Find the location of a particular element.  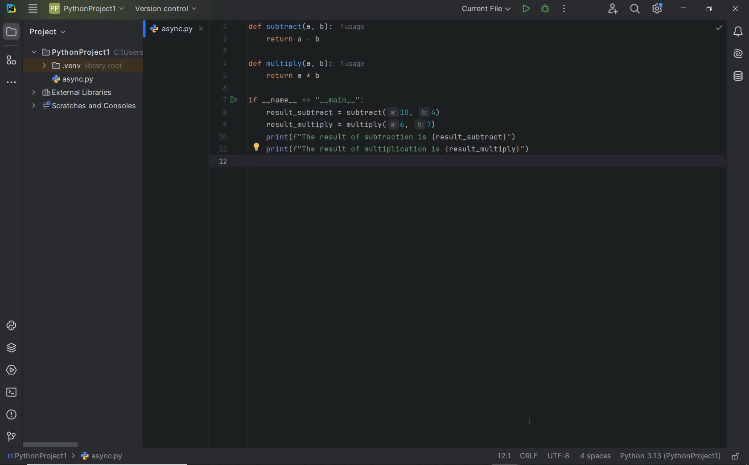

main menu is located at coordinates (33, 9).